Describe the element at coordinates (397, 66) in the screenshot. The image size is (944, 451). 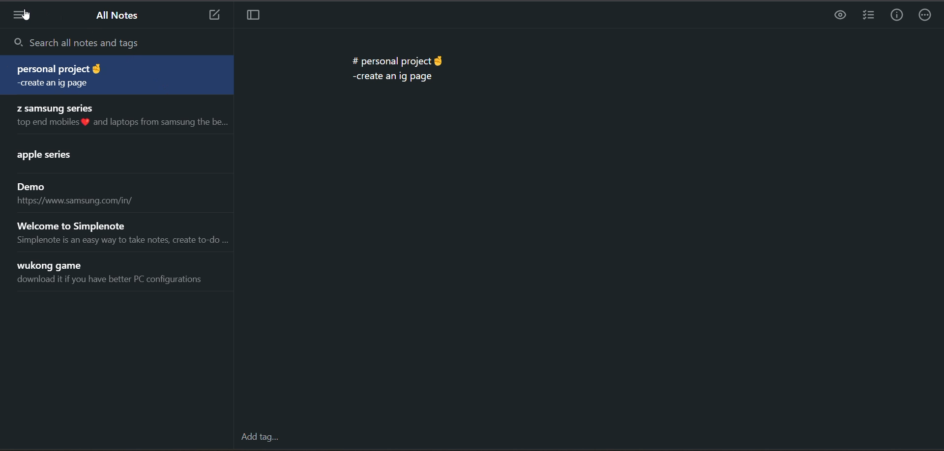
I see `data from current note` at that location.